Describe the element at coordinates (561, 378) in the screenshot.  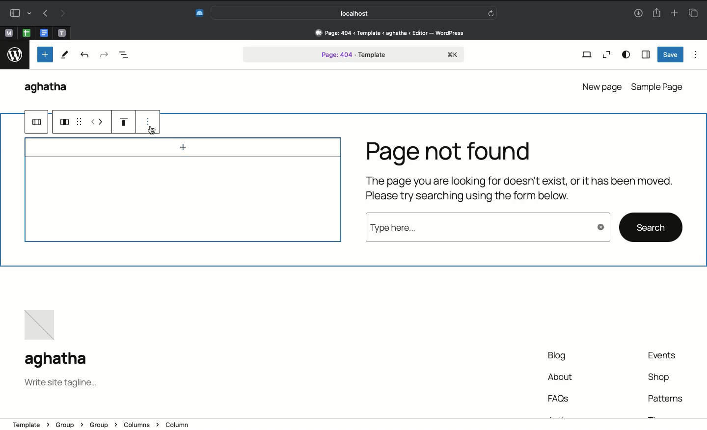
I see `About` at that location.